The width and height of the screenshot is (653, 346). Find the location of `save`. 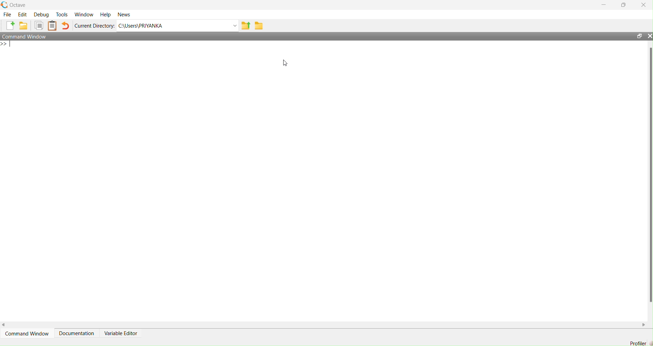

save is located at coordinates (260, 26).